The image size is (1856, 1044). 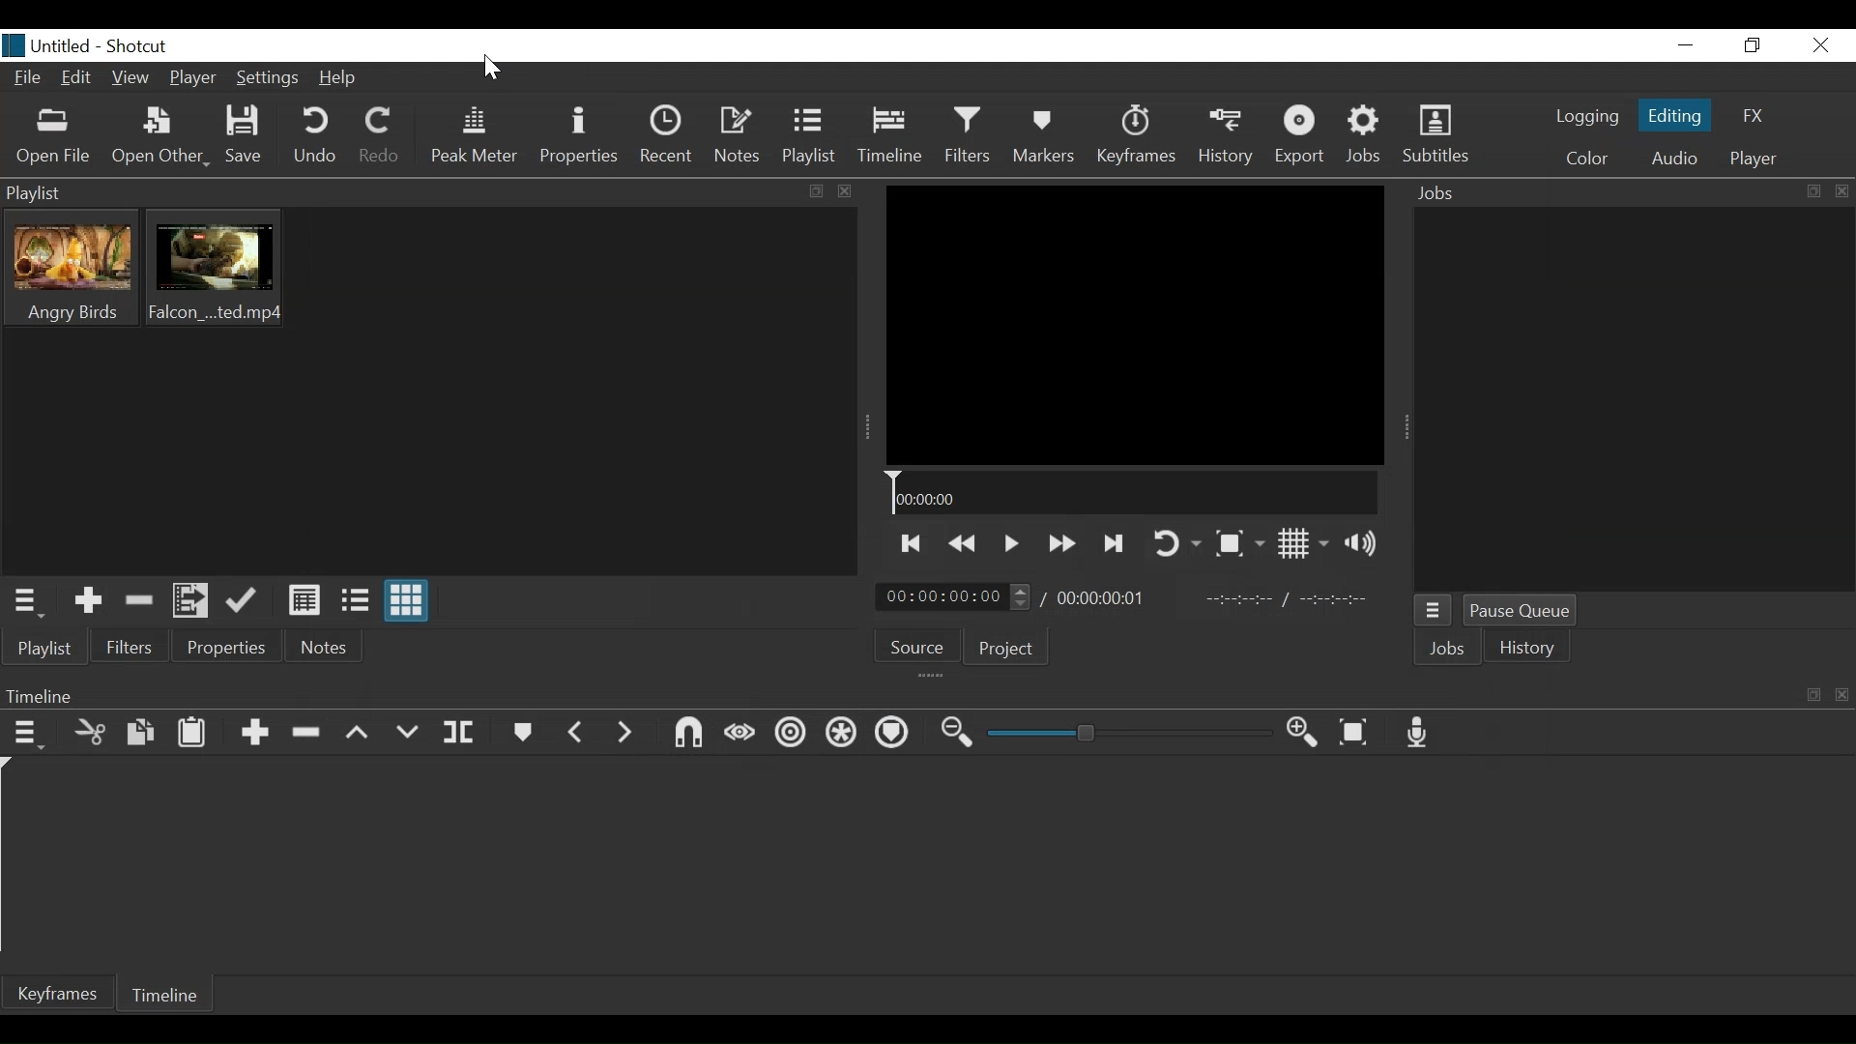 What do you see at coordinates (1007, 650) in the screenshot?
I see `Project` at bounding box center [1007, 650].